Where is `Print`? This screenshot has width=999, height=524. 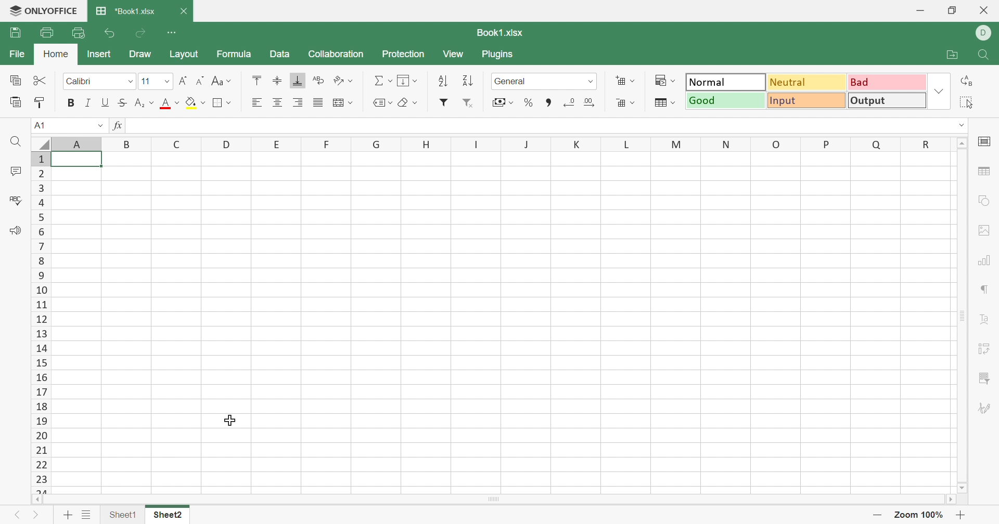
Print is located at coordinates (47, 33).